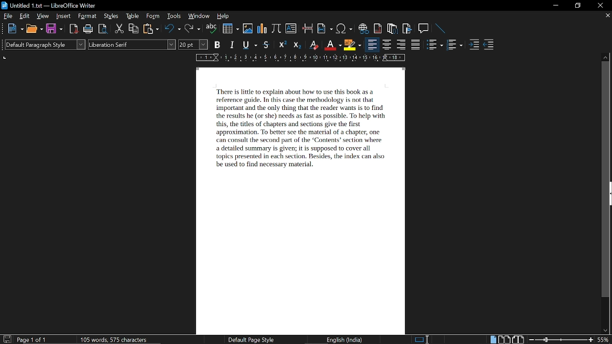  I want to click on redo, so click(193, 29).